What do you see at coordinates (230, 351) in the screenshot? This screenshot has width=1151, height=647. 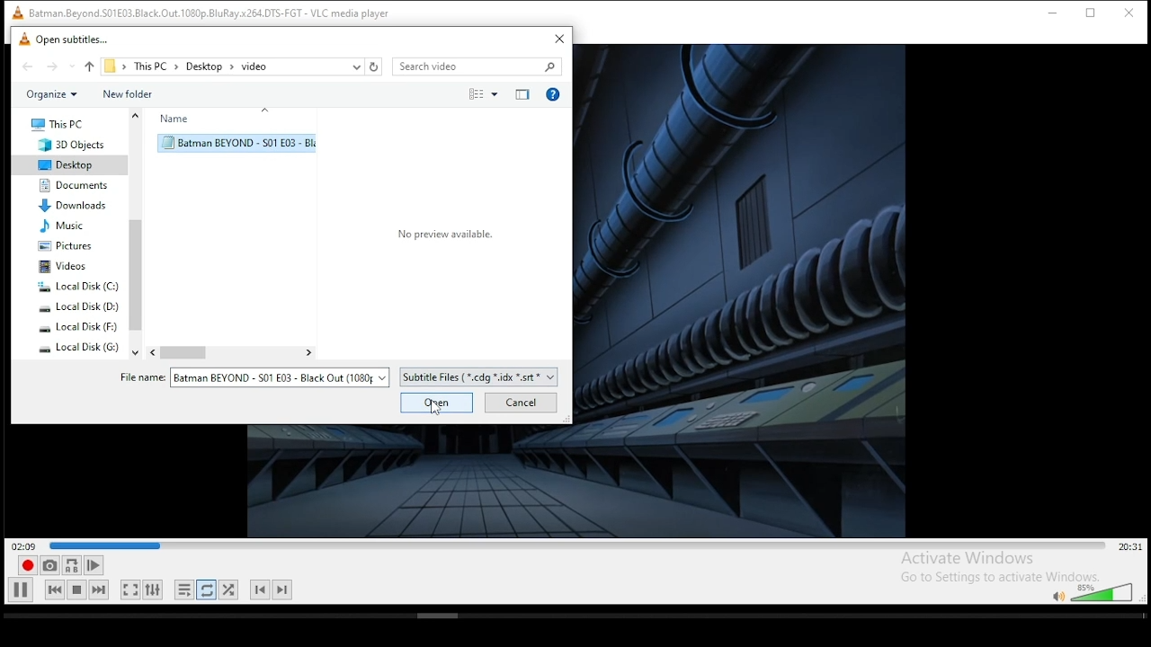 I see `scroll bar` at bounding box center [230, 351].